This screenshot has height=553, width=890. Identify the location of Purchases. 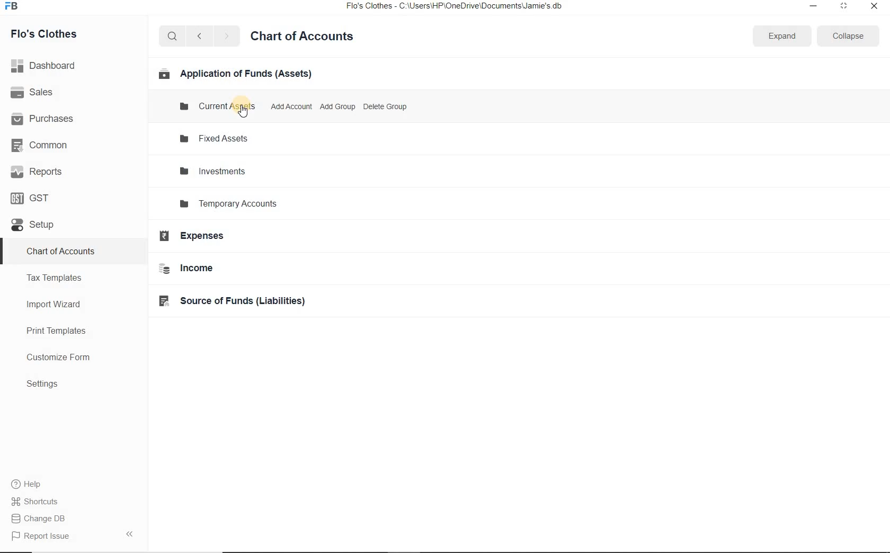
(47, 118).